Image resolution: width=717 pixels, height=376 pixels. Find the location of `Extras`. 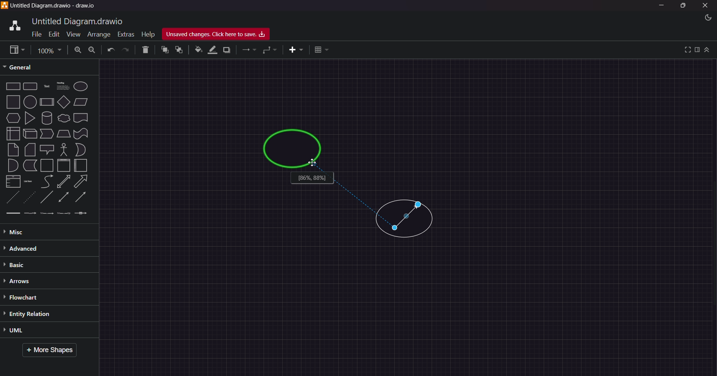

Extras is located at coordinates (125, 33).